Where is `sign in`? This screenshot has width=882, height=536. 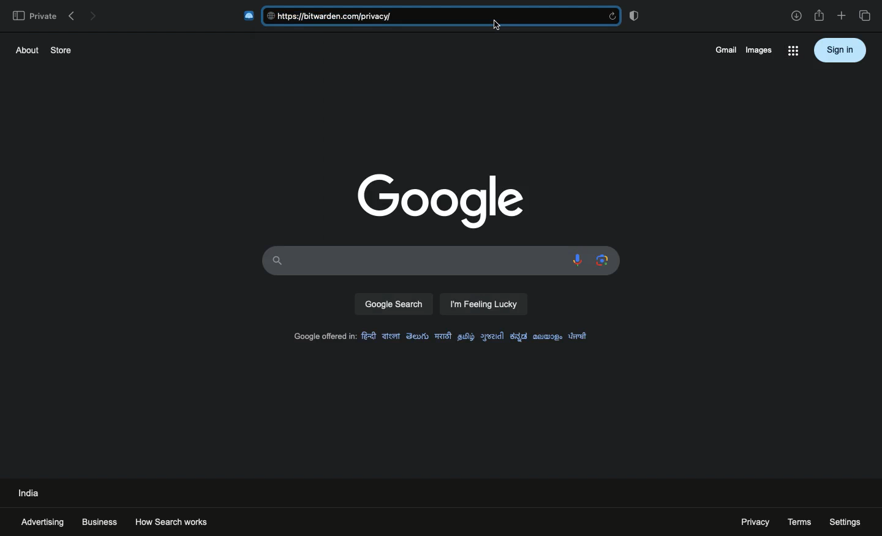
sign in is located at coordinates (840, 50).